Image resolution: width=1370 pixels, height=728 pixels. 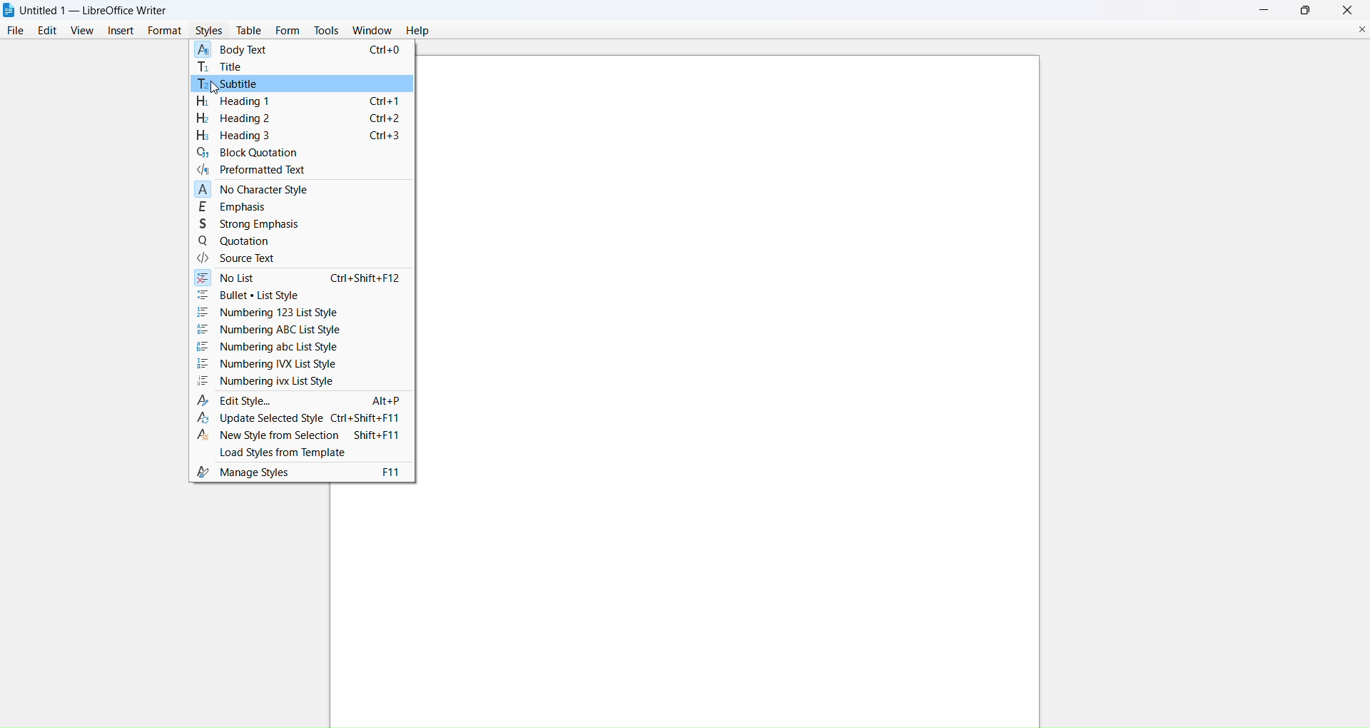 What do you see at coordinates (15, 30) in the screenshot?
I see `file` at bounding box center [15, 30].